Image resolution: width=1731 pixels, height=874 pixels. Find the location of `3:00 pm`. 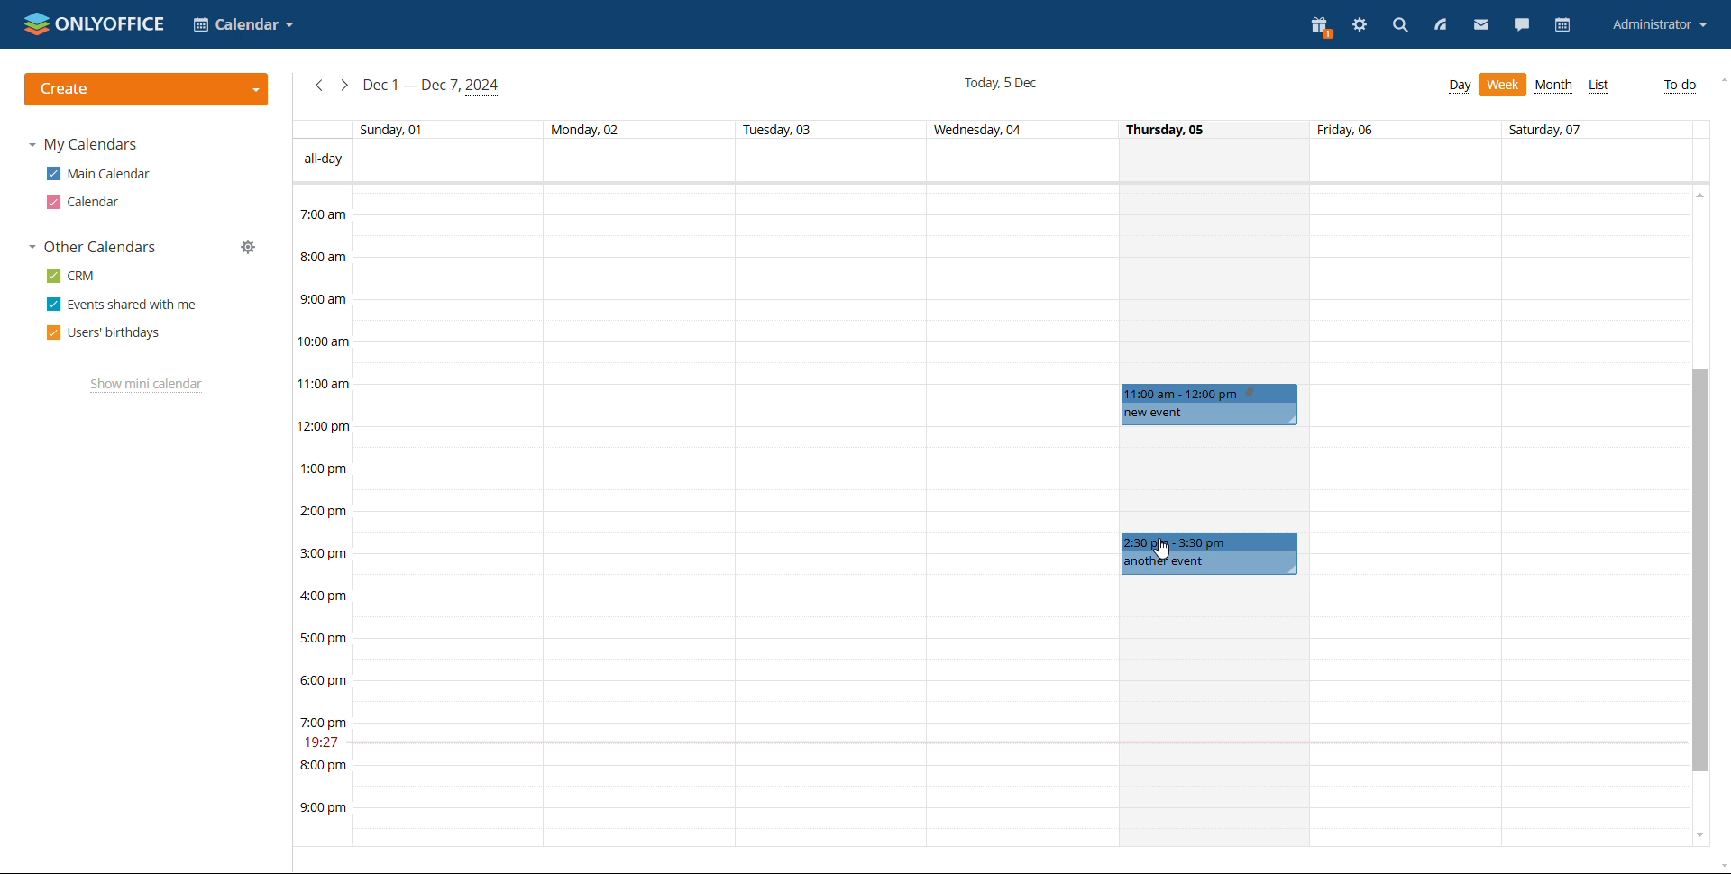

3:00 pm is located at coordinates (321, 553).